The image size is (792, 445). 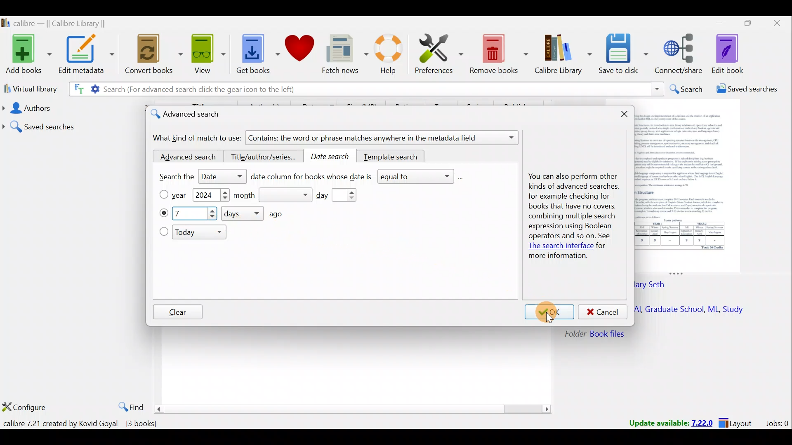 What do you see at coordinates (82, 424) in the screenshot?
I see `calibre 7.21 created by Kovid Goyal [3 books]` at bounding box center [82, 424].